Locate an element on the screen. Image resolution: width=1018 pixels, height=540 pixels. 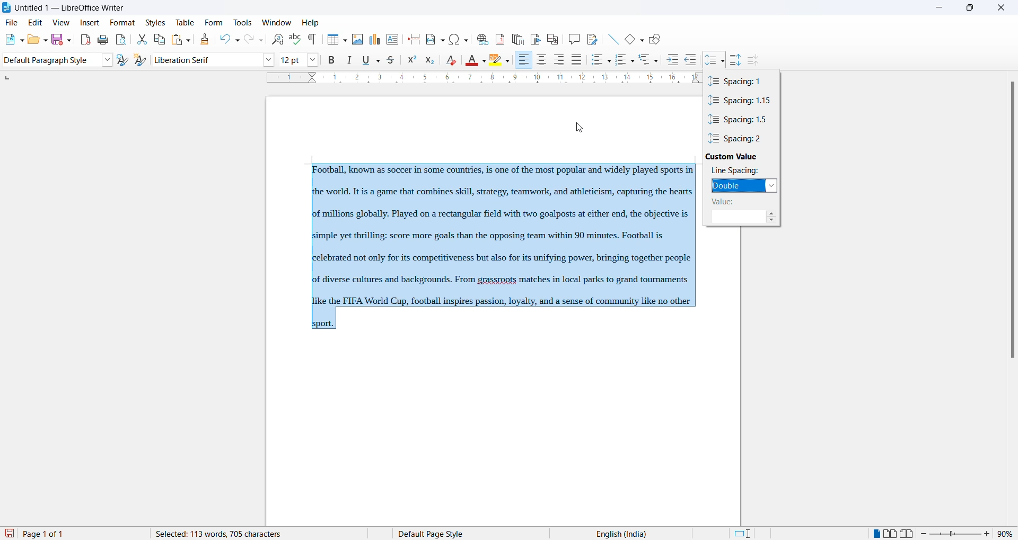
toggle unordered list is located at coordinates (596, 61).